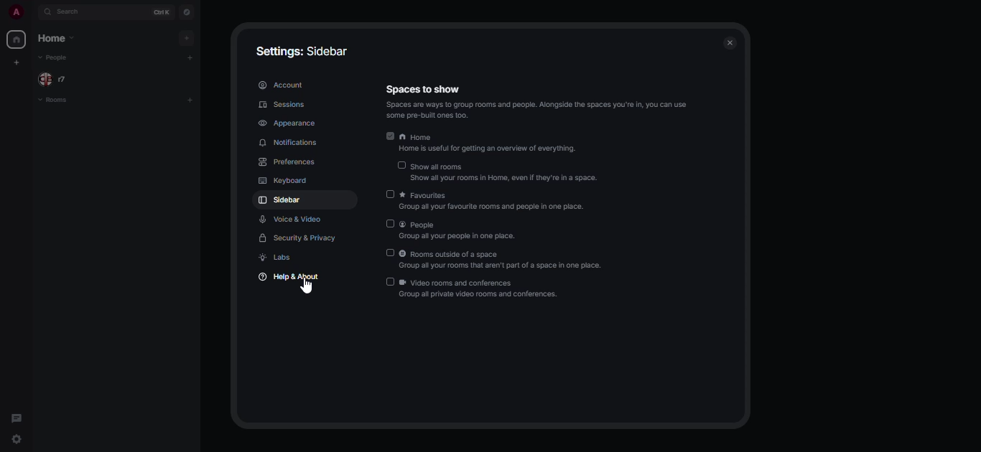 The width and height of the screenshot is (981, 452). What do you see at coordinates (18, 439) in the screenshot?
I see `quick settings` at bounding box center [18, 439].